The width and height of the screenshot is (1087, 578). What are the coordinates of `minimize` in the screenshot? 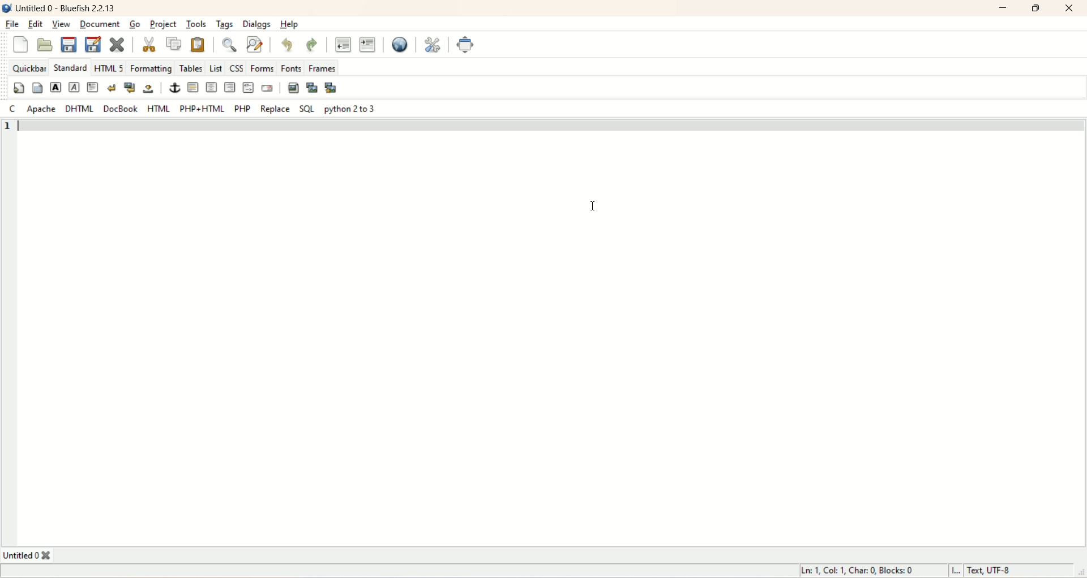 It's located at (1003, 8).